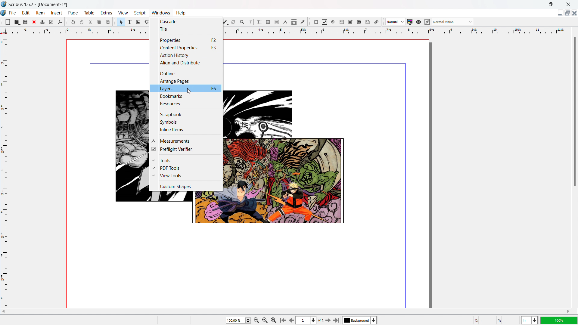 The image size is (578, 325). I want to click on pdf list box, so click(359, 22).